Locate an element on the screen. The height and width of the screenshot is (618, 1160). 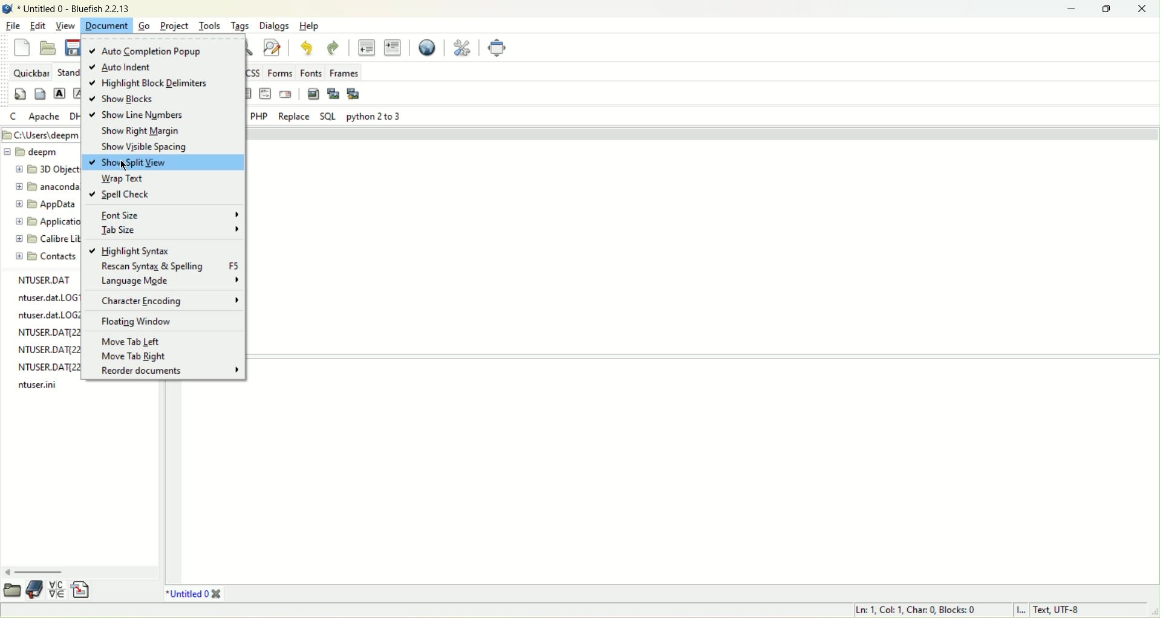
language mode is located at coordinates (168, 281).